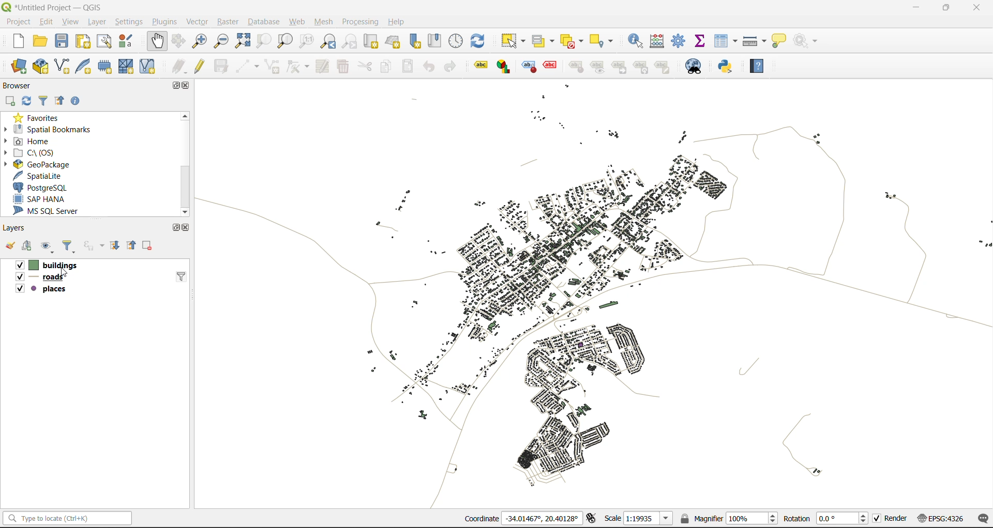 The width and height of the screenshot is (993, 528). Describe the element at coordinates (596, 294) in the screenshot. I see `map` at that location.